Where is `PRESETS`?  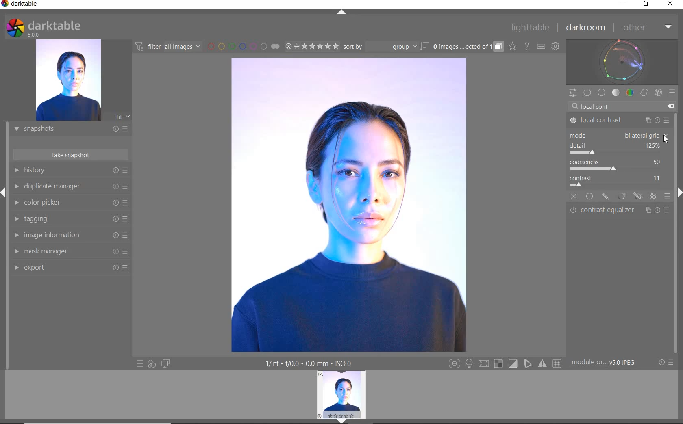
PRESETS is located at coordinates (672, 92).